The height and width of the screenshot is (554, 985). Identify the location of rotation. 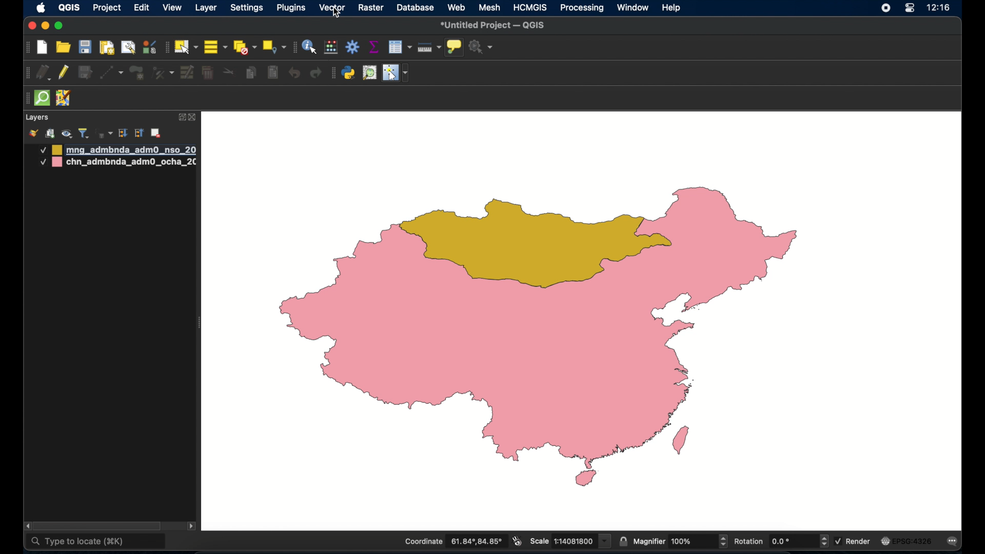
(780, 542).